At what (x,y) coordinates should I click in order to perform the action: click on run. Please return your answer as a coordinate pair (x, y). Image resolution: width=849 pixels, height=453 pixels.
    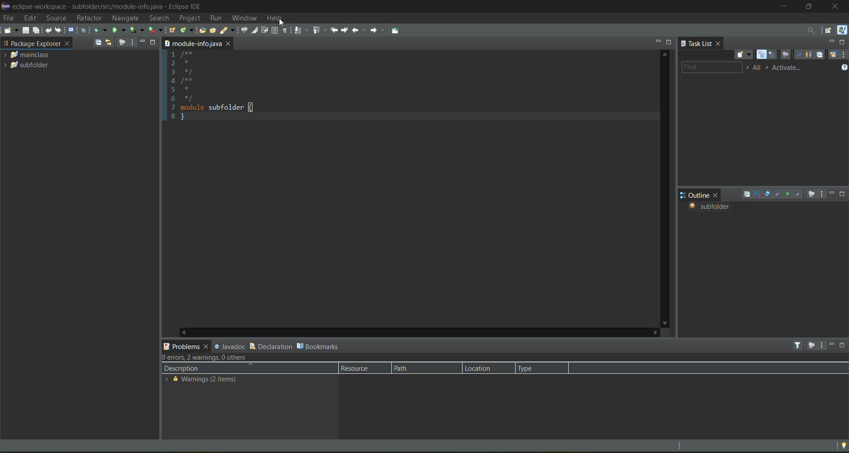
    Looking at the image, I should click on (119, 31).